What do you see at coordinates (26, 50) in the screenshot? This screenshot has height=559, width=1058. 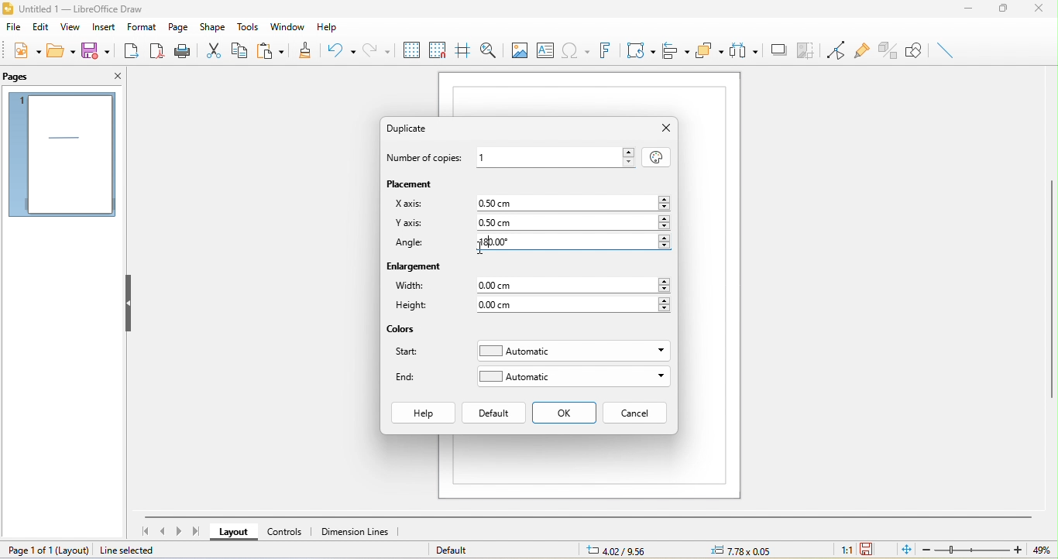 I see `new` at bounding box center [26, 50].